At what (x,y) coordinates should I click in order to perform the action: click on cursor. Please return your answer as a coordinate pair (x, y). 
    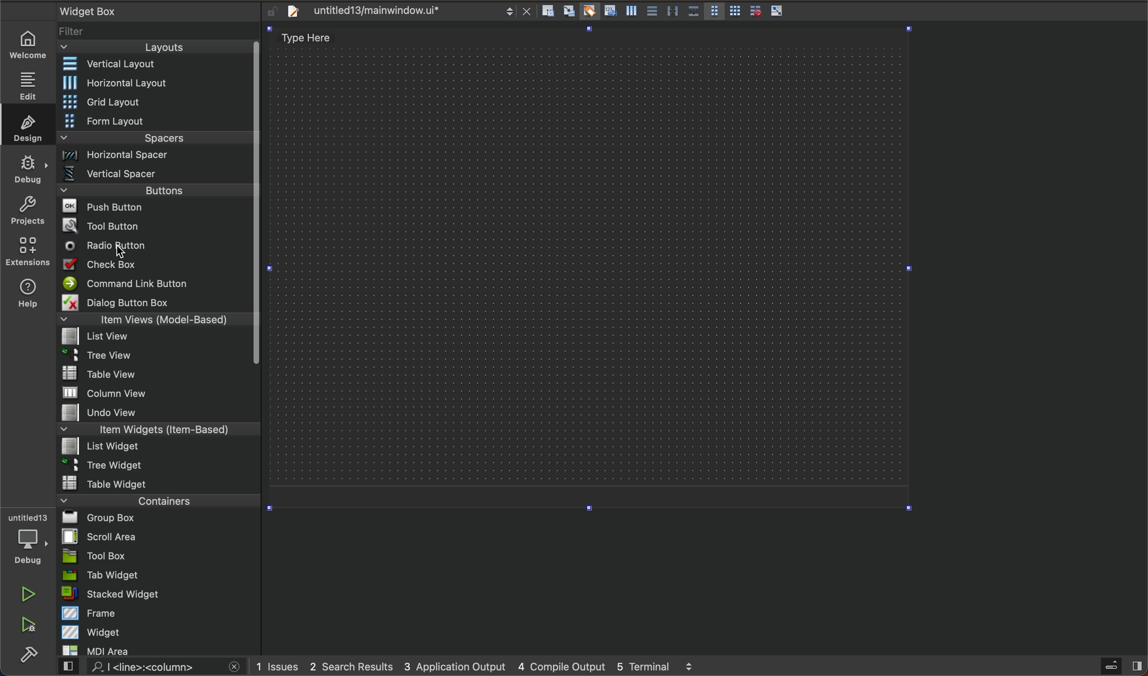
    Looking at the image, I should click on (125, 251).